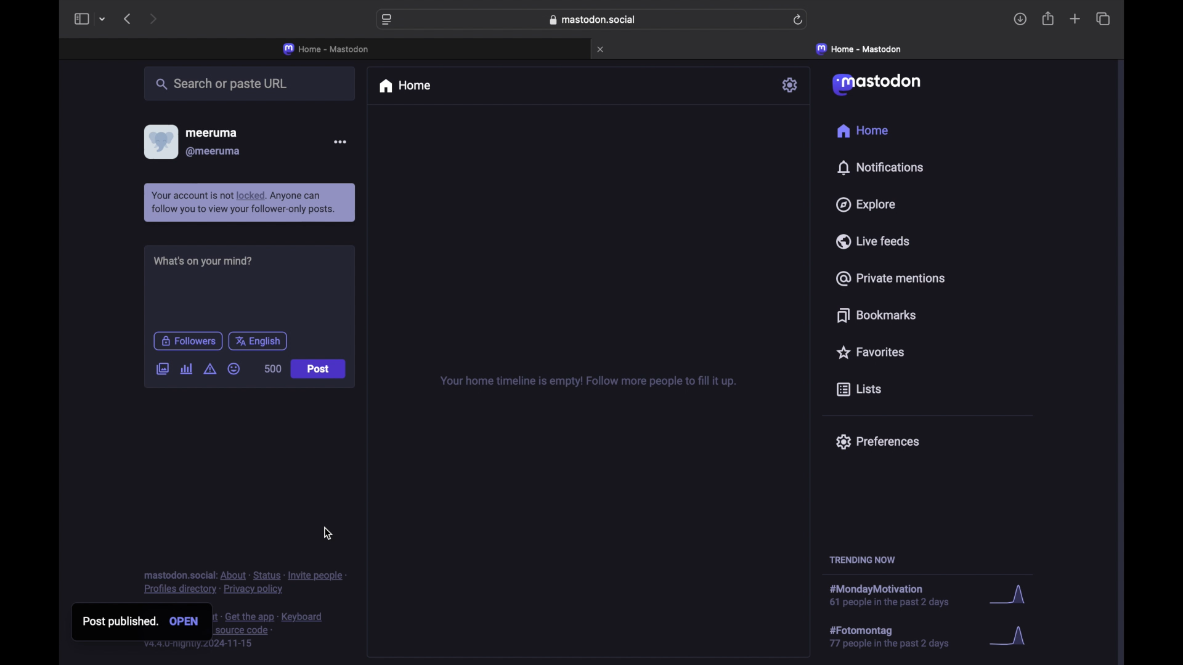 This screenshot has width=1183, height=665. Describe the element at coordinates (271, 369) in the screenshot. I see `word  count` at that location.